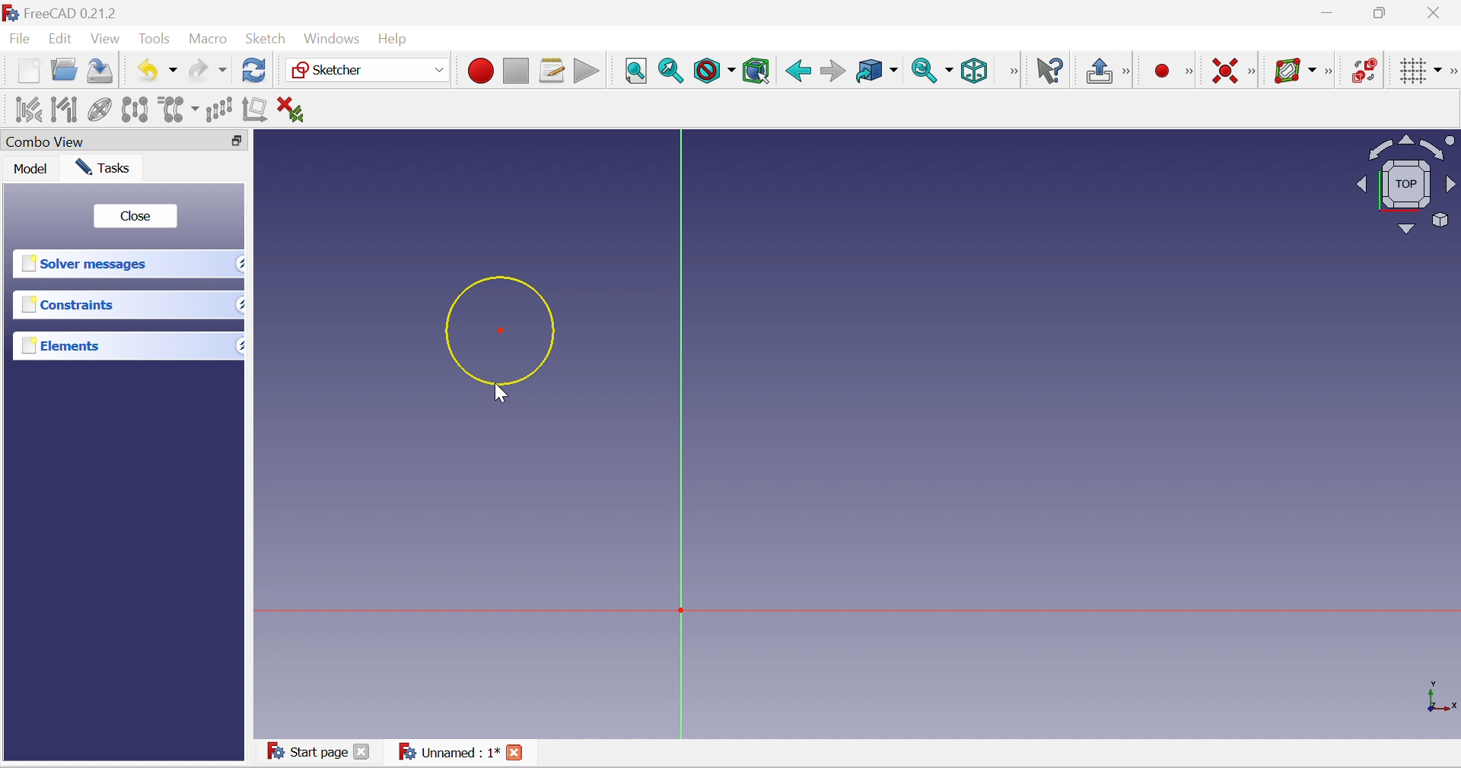 The height and width of the screenshot is (768, 1461). I want to click on Symmetry, so click(135, 109).